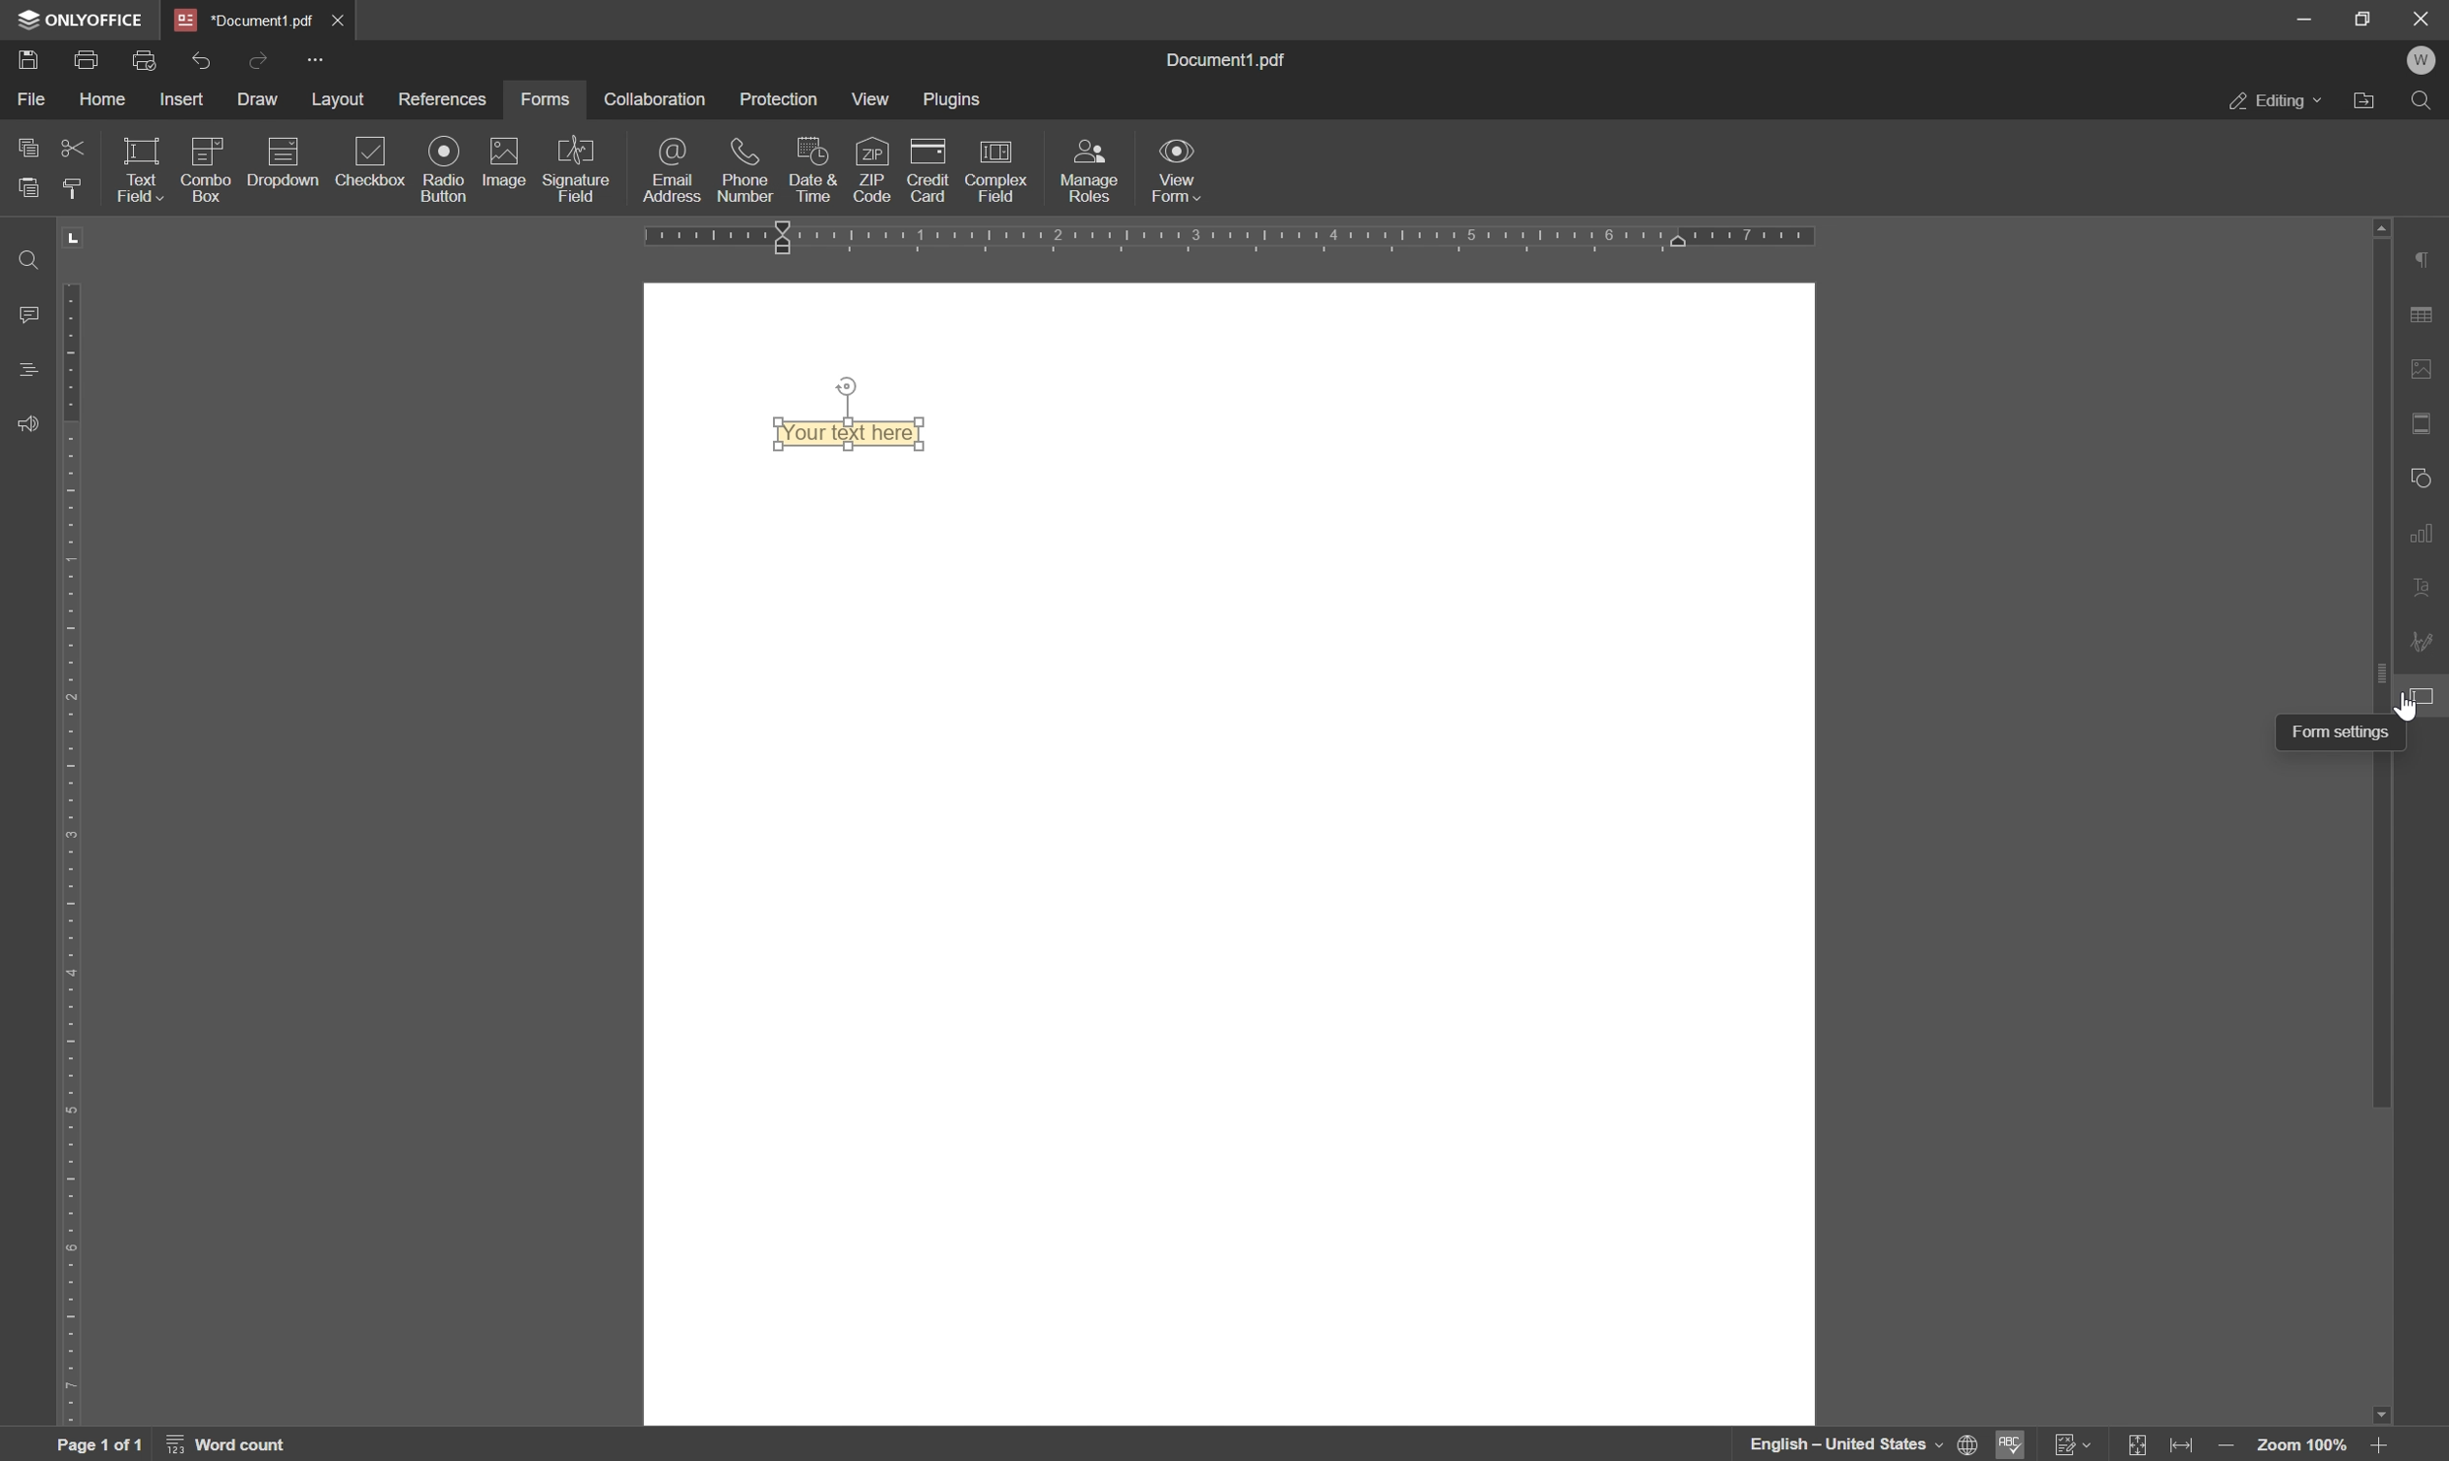 The width and height of the screenshot is (2449, 1461). I want to click on icon, so click(281, 167).